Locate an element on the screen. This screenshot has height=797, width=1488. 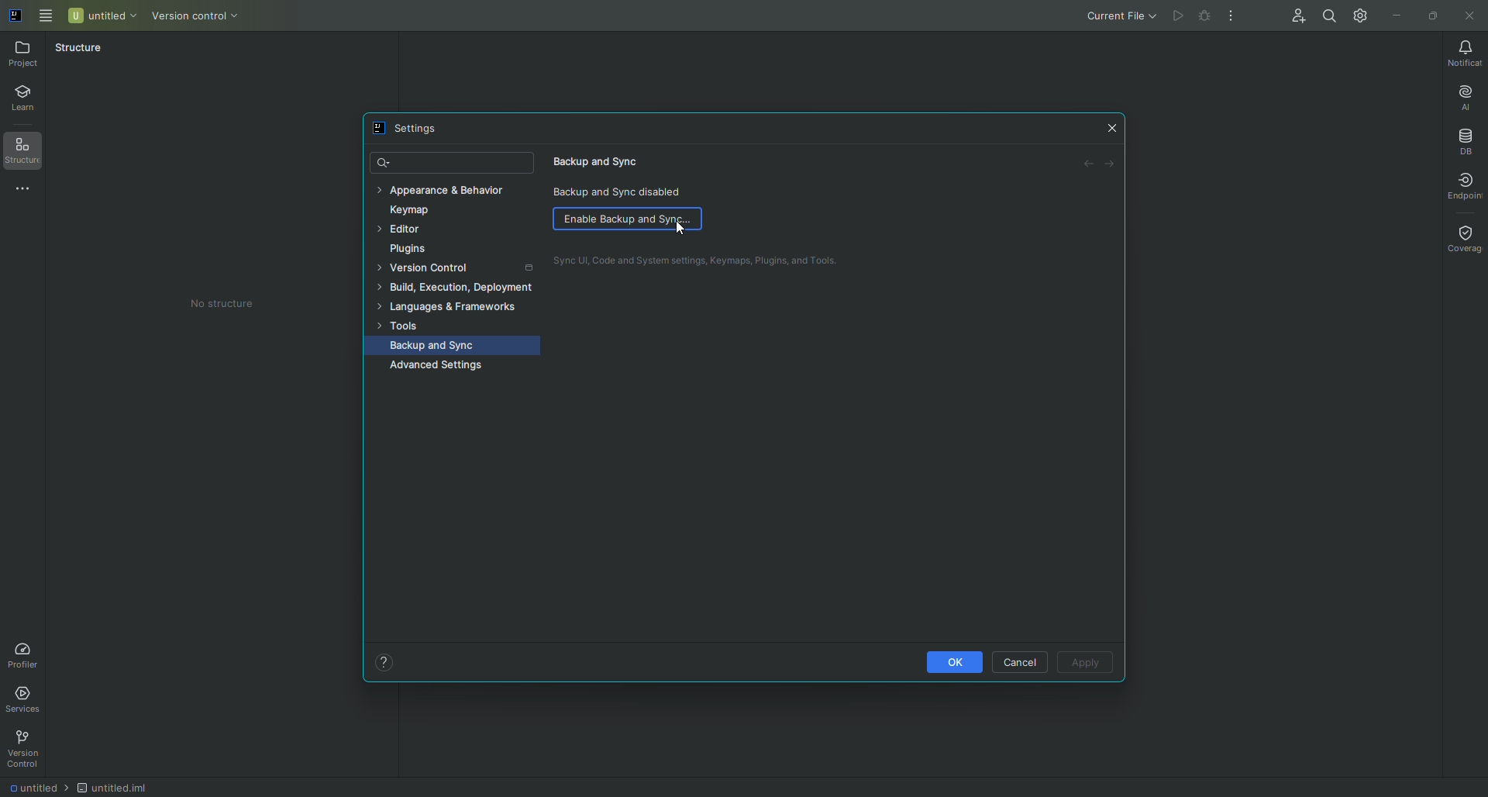
Restore is located at coordinates (1431, 14).